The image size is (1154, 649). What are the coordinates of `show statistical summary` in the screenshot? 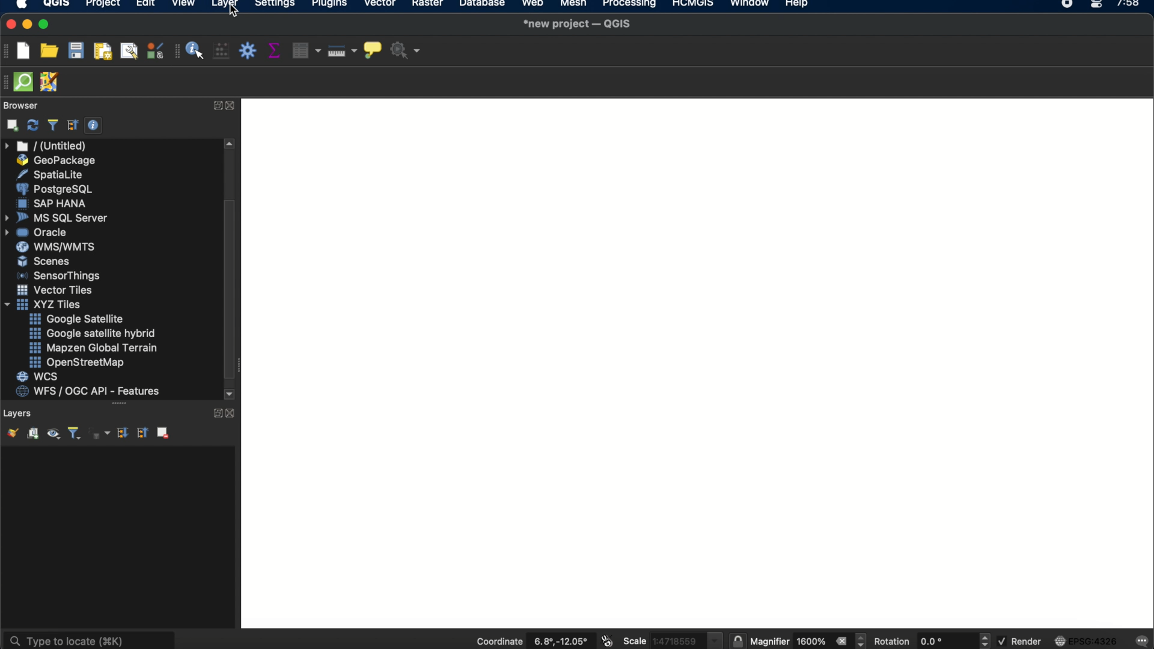 It's located at (273, 50).